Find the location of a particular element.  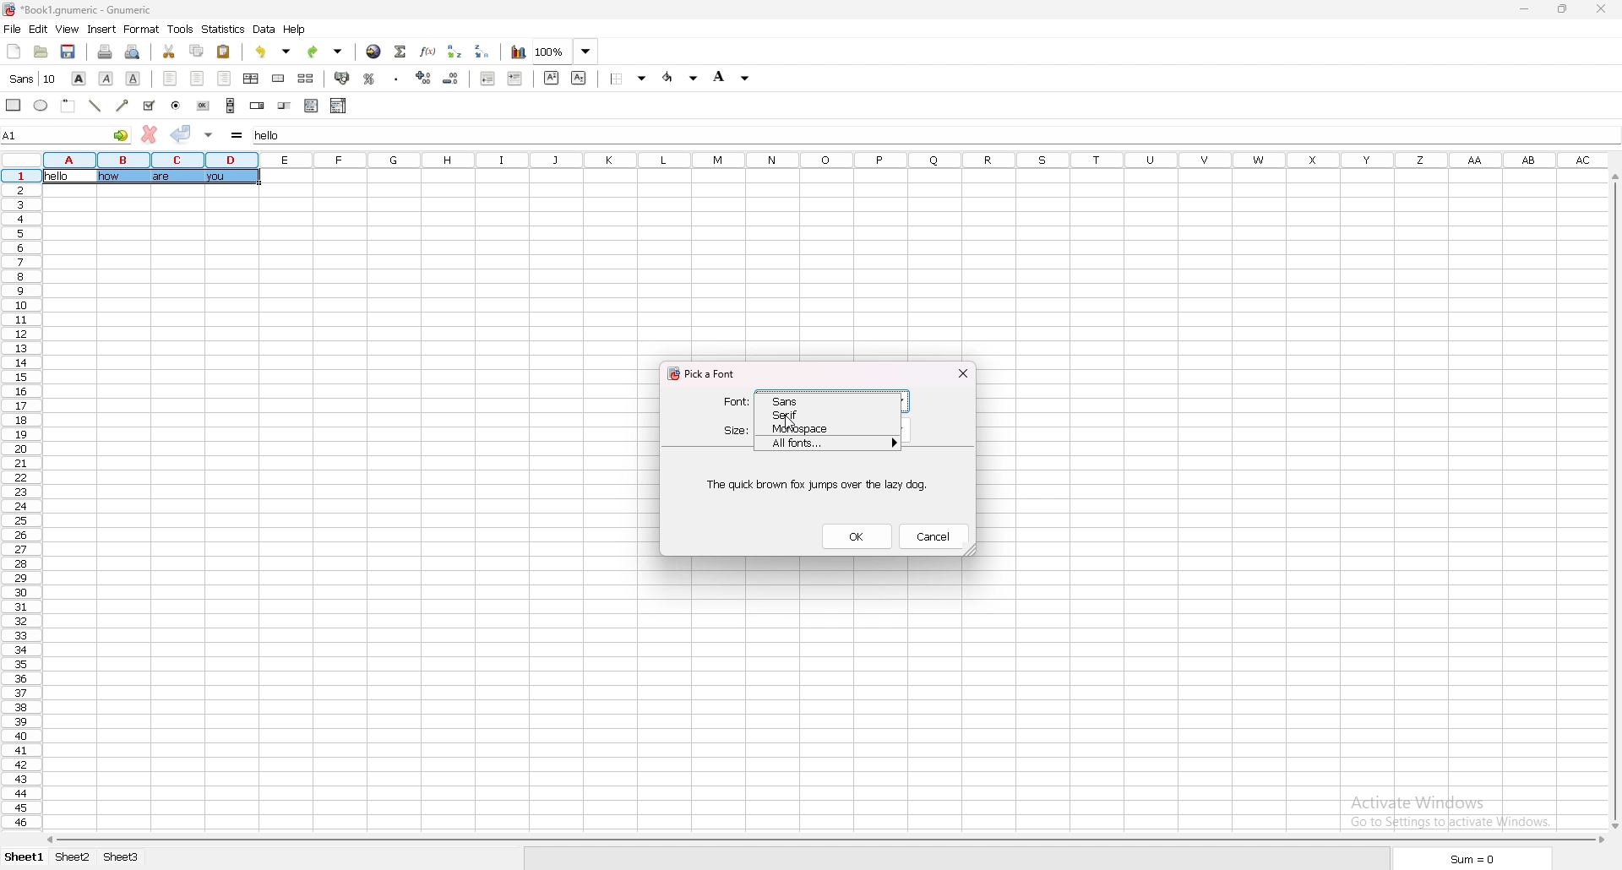

zoom is located at coordinates (566, 52).